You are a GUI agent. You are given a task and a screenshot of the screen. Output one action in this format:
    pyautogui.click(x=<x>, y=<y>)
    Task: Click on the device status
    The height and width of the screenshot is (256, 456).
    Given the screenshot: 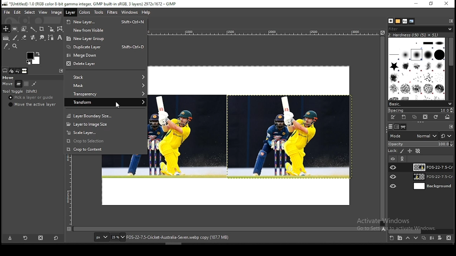 What is the action you would take?
    pyautogui.click(x=12, y=71)
    